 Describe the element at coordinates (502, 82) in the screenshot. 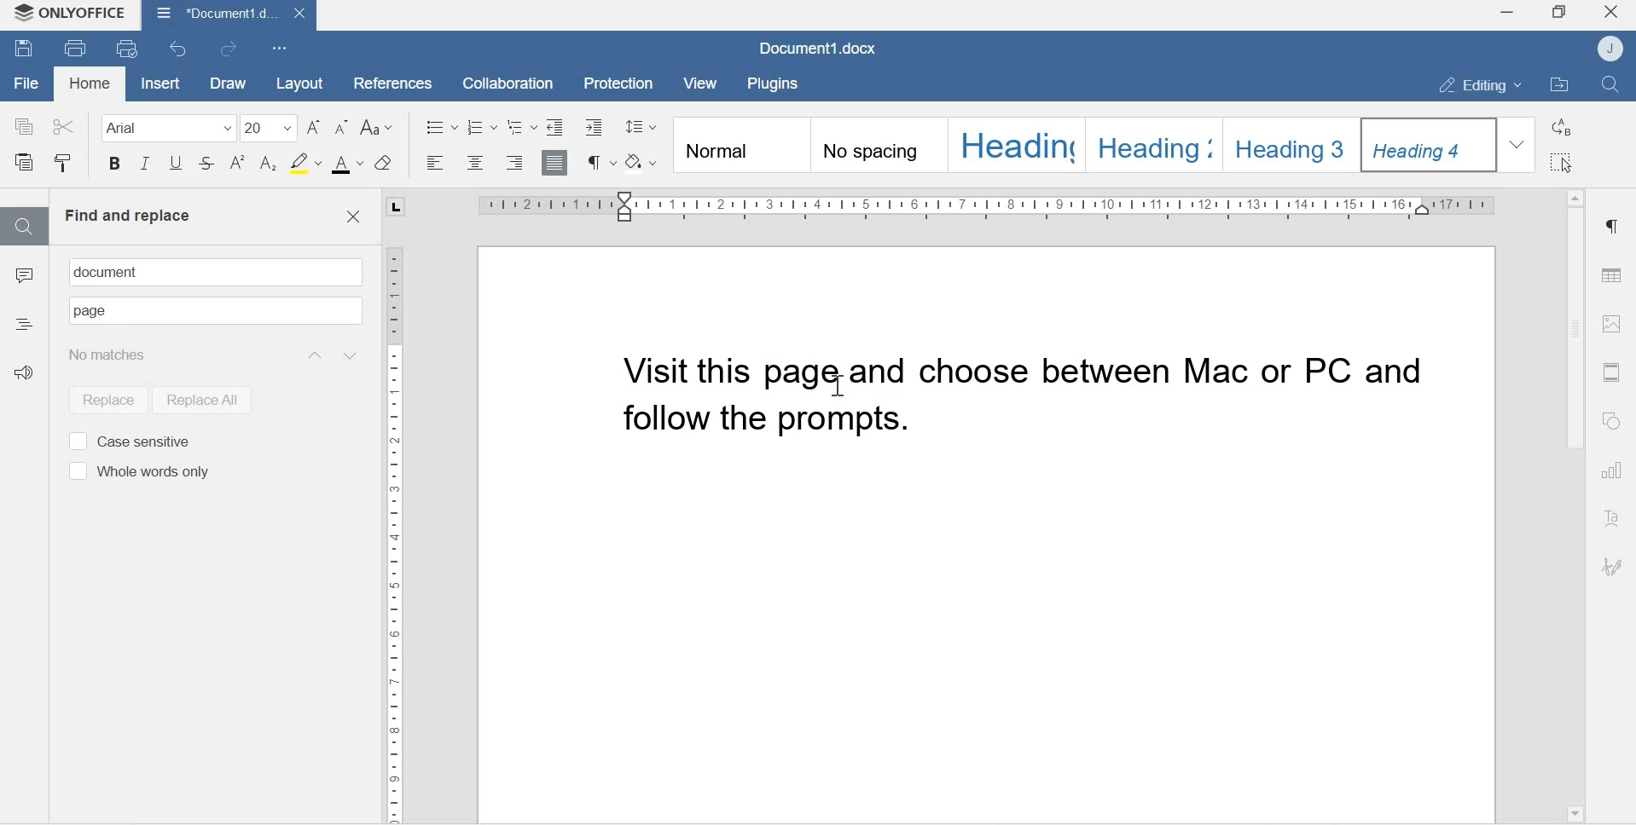

I see `Collaboration` at that location.